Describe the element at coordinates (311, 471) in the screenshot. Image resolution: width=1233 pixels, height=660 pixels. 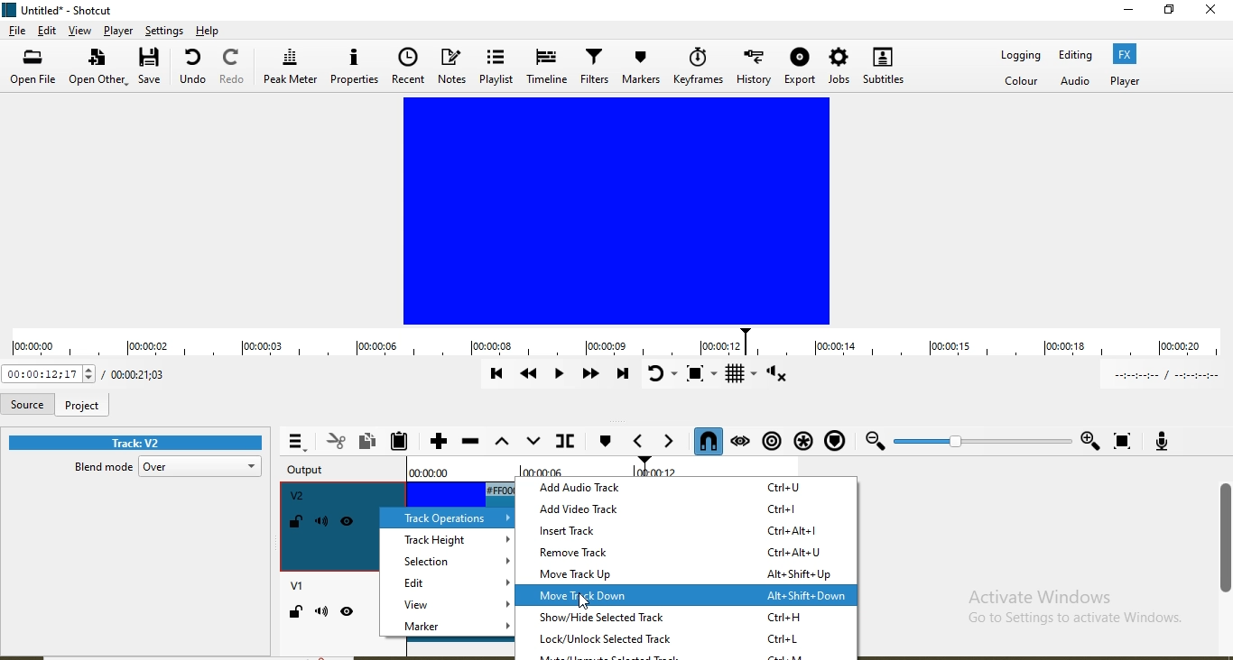
I see `Output` at that location.